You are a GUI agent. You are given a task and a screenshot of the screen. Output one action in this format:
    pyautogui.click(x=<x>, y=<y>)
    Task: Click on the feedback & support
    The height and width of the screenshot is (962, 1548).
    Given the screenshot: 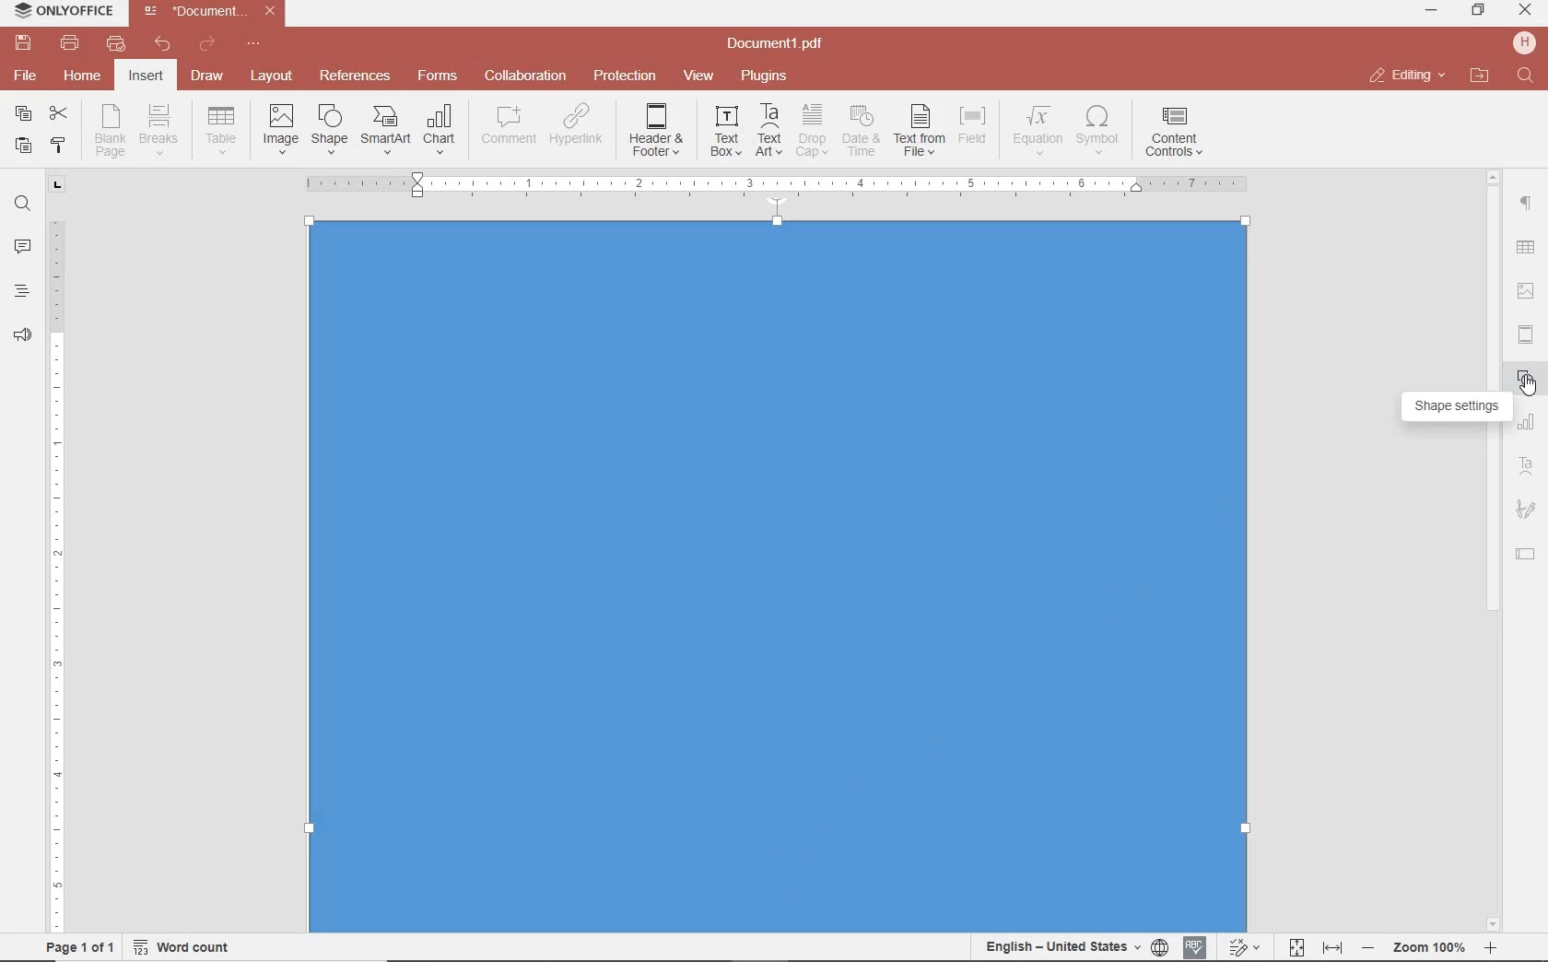 What is the action you would take?
    pyautogui.click(x=23, y=336)
    